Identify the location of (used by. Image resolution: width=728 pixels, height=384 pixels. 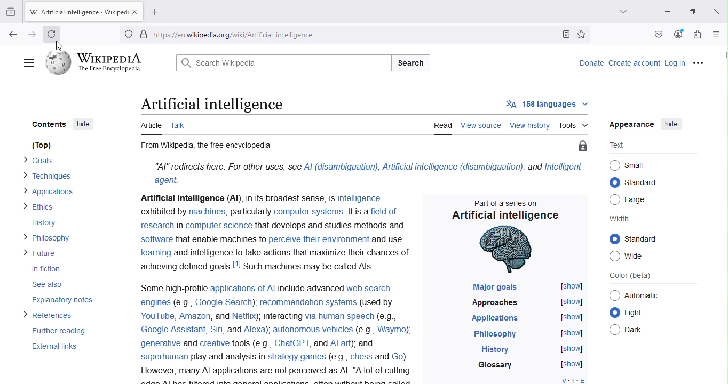
(377, 303).